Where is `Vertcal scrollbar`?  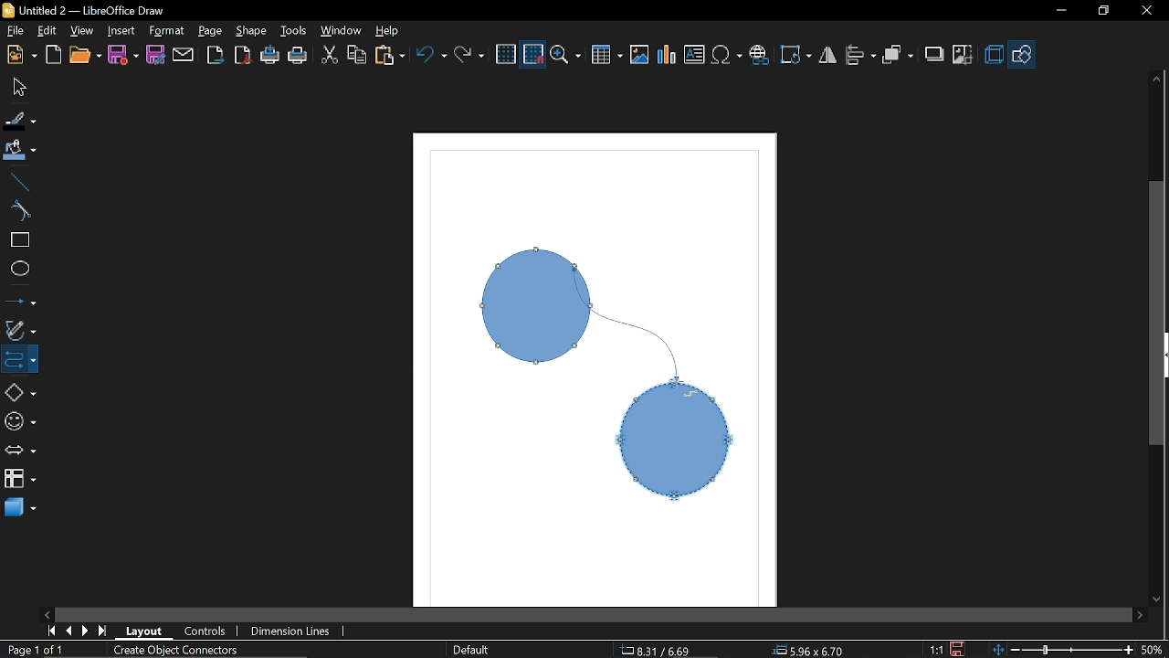 Vertcal scrollbar is located at coordinates (1158, 316).